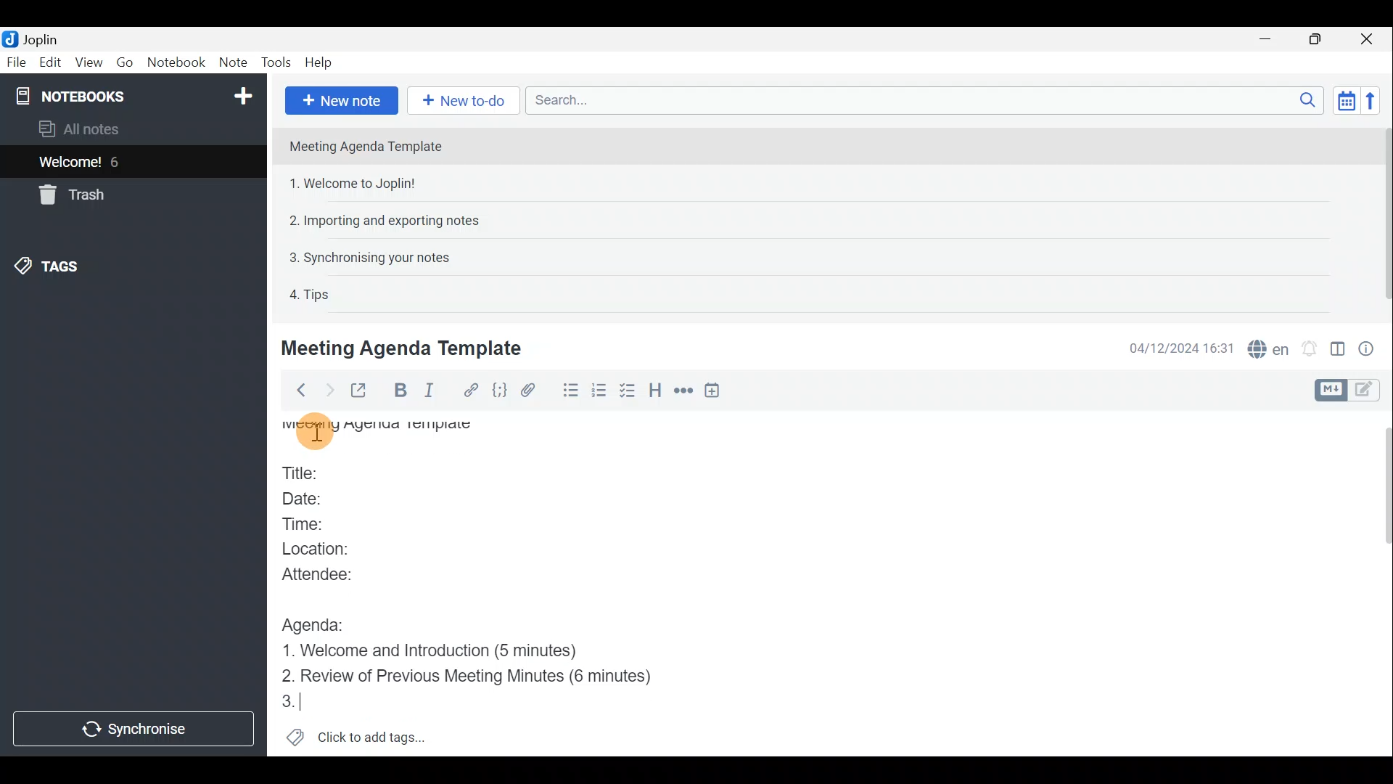 The width and height of the screenshot is (1393, 784). Describe the element at coordinates (332, 574) in the screenshot. I see `Attendee:` at that location.